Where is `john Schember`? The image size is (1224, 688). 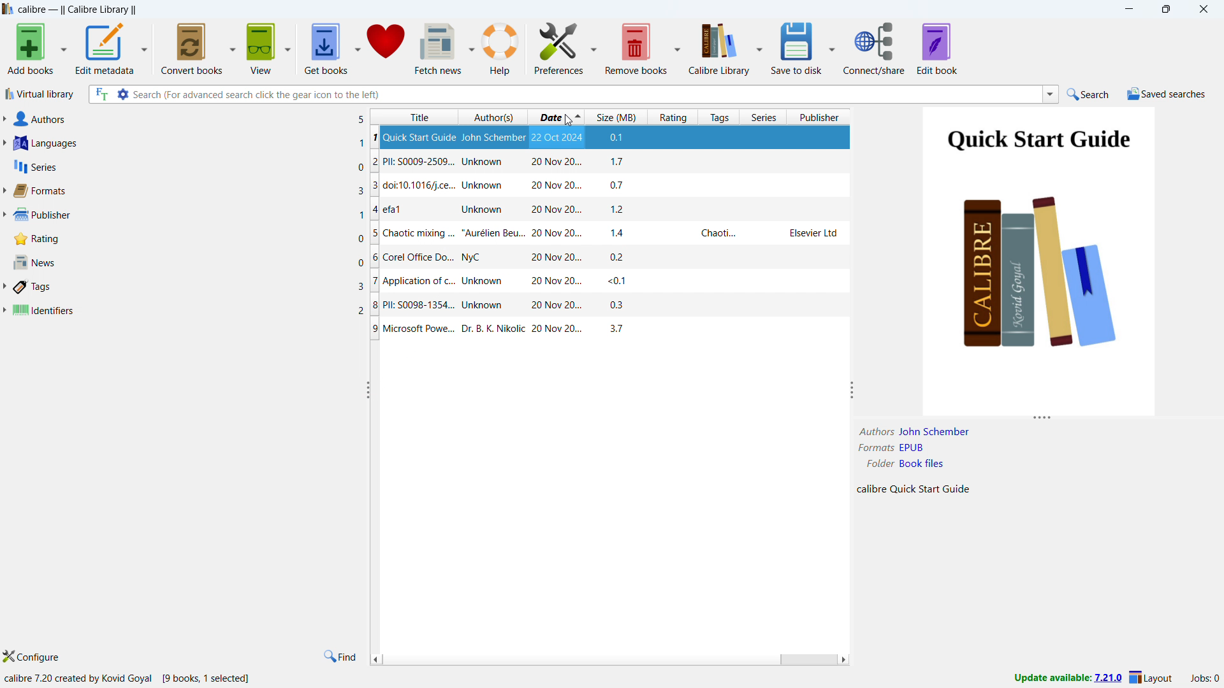 john Schember is located at coordinates (933, 431).